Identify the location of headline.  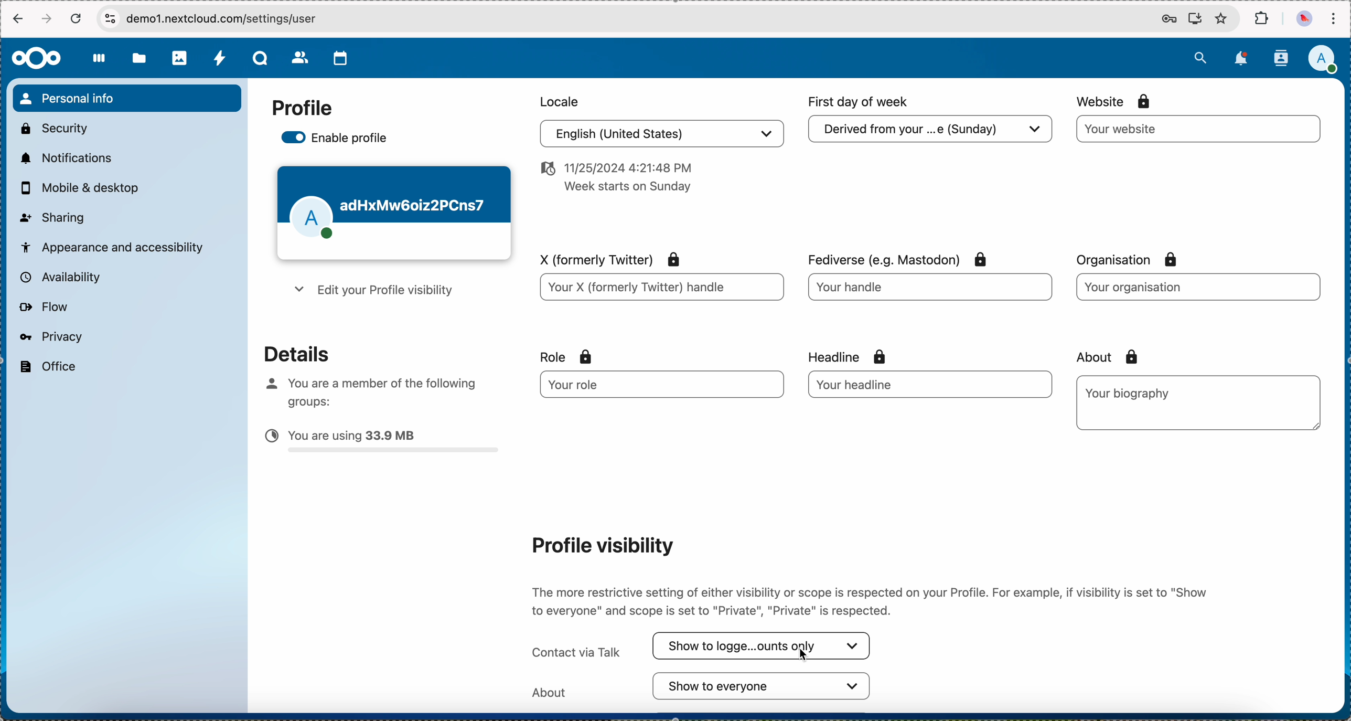
(869, 355).